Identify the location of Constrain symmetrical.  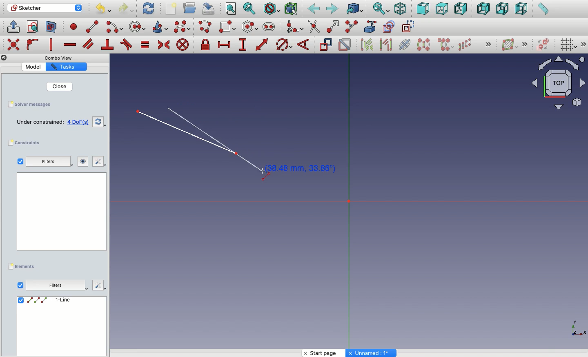
(164, 45).